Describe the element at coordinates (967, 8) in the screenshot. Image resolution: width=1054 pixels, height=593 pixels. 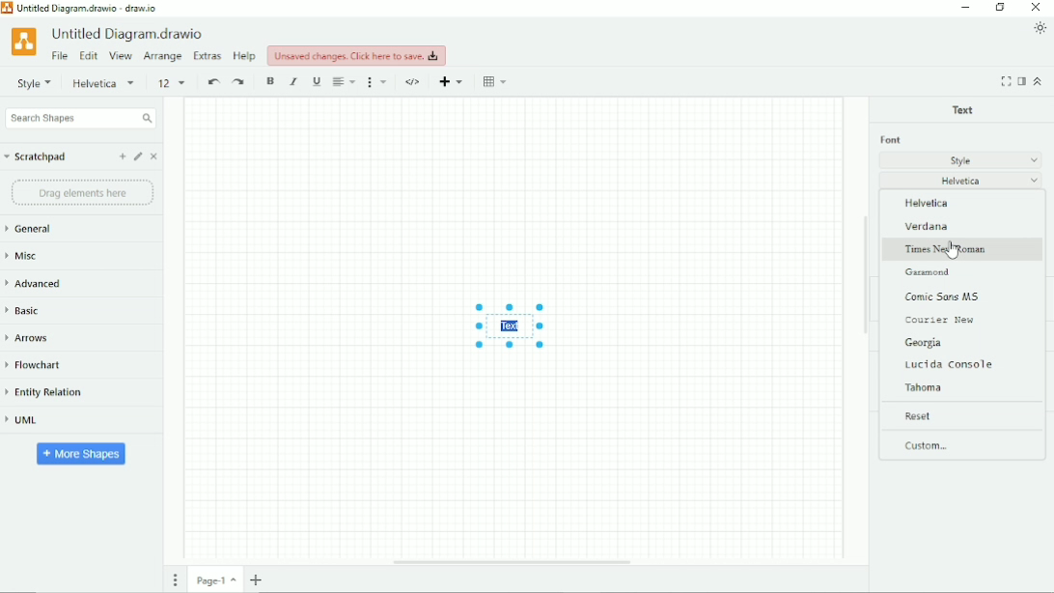
I see `Minimize` at that location.